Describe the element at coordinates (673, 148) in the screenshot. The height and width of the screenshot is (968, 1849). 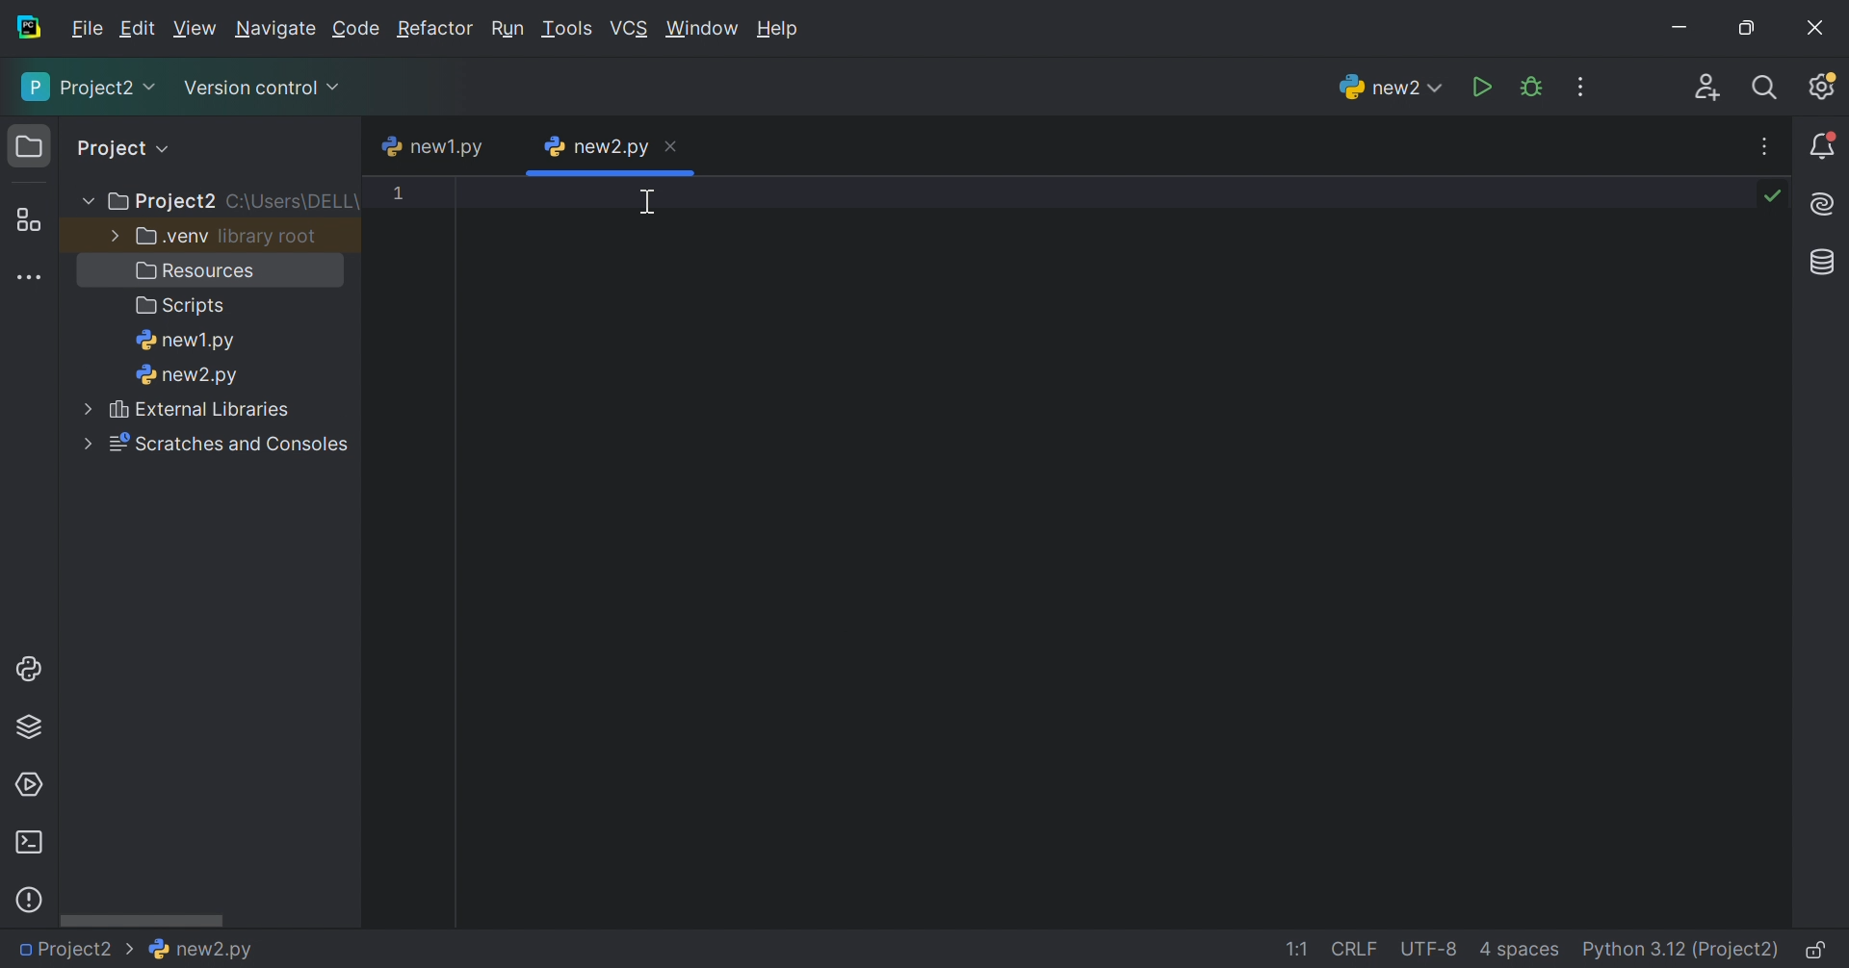
I see `Close` at that location.